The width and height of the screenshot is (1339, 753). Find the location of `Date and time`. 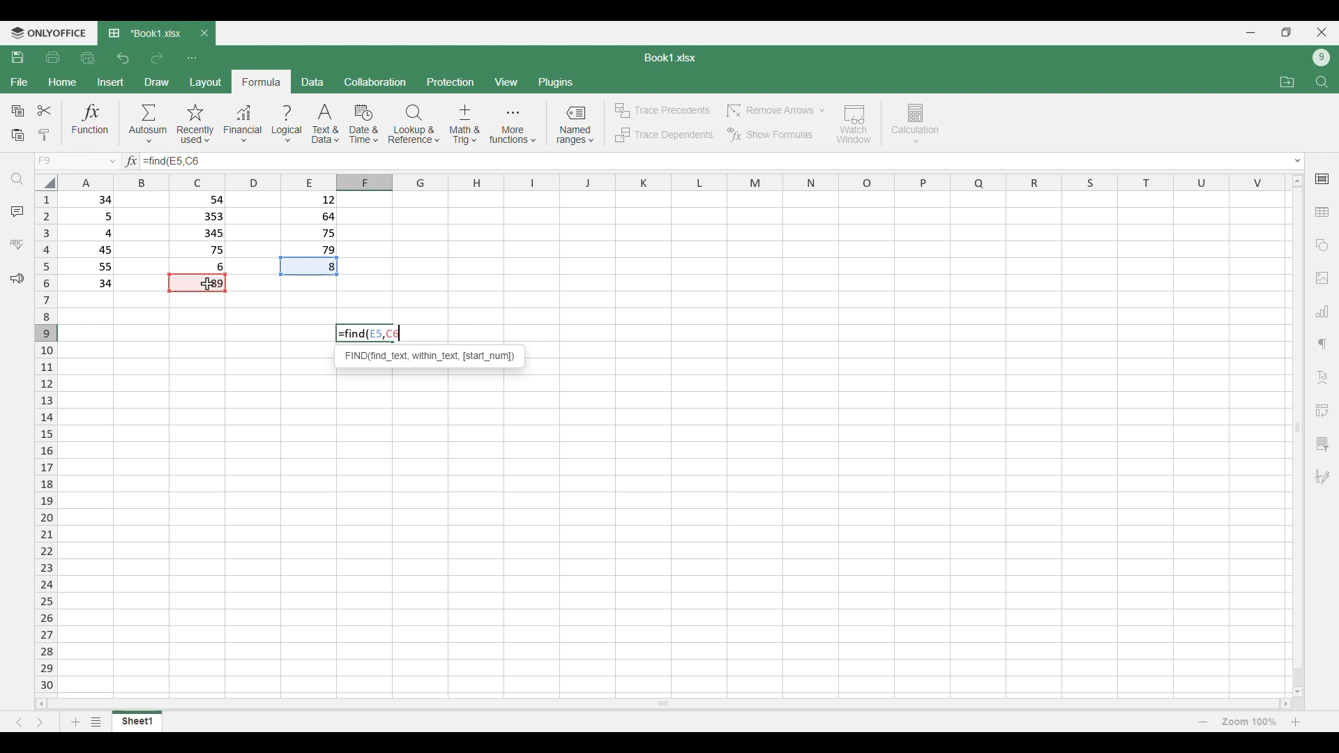

Date and time is located at coordinates (363, 124).